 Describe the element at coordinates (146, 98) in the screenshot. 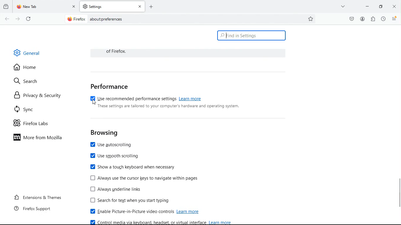

I see `use recommended performance settings` at that location.